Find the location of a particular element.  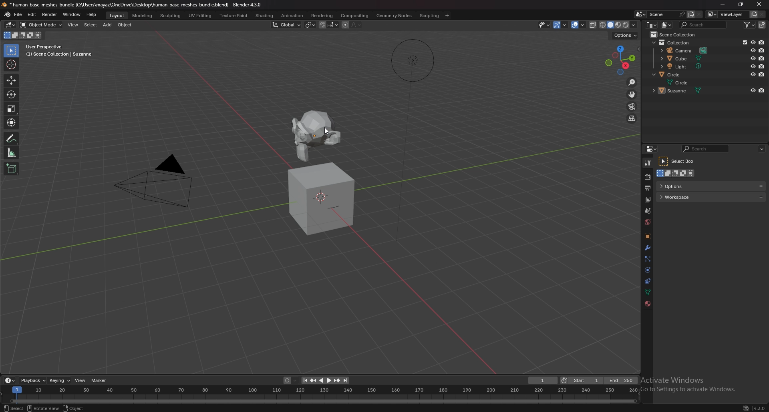

window is located at coordinates (72, 14).